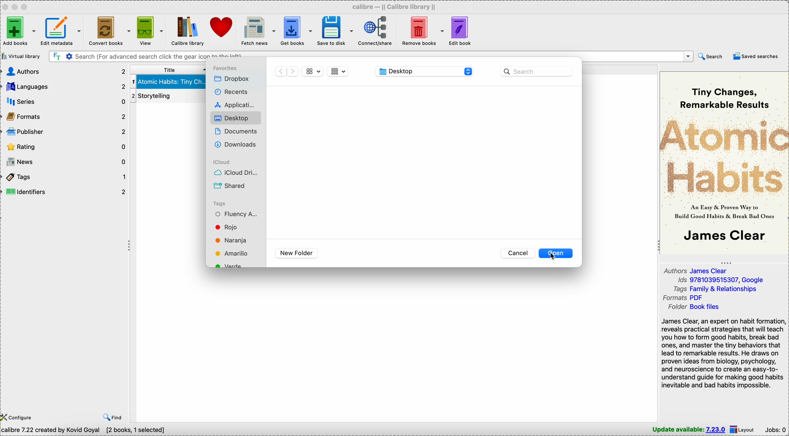 The image size is (789, 436). I want to click on Cancel, so click(518, 253).